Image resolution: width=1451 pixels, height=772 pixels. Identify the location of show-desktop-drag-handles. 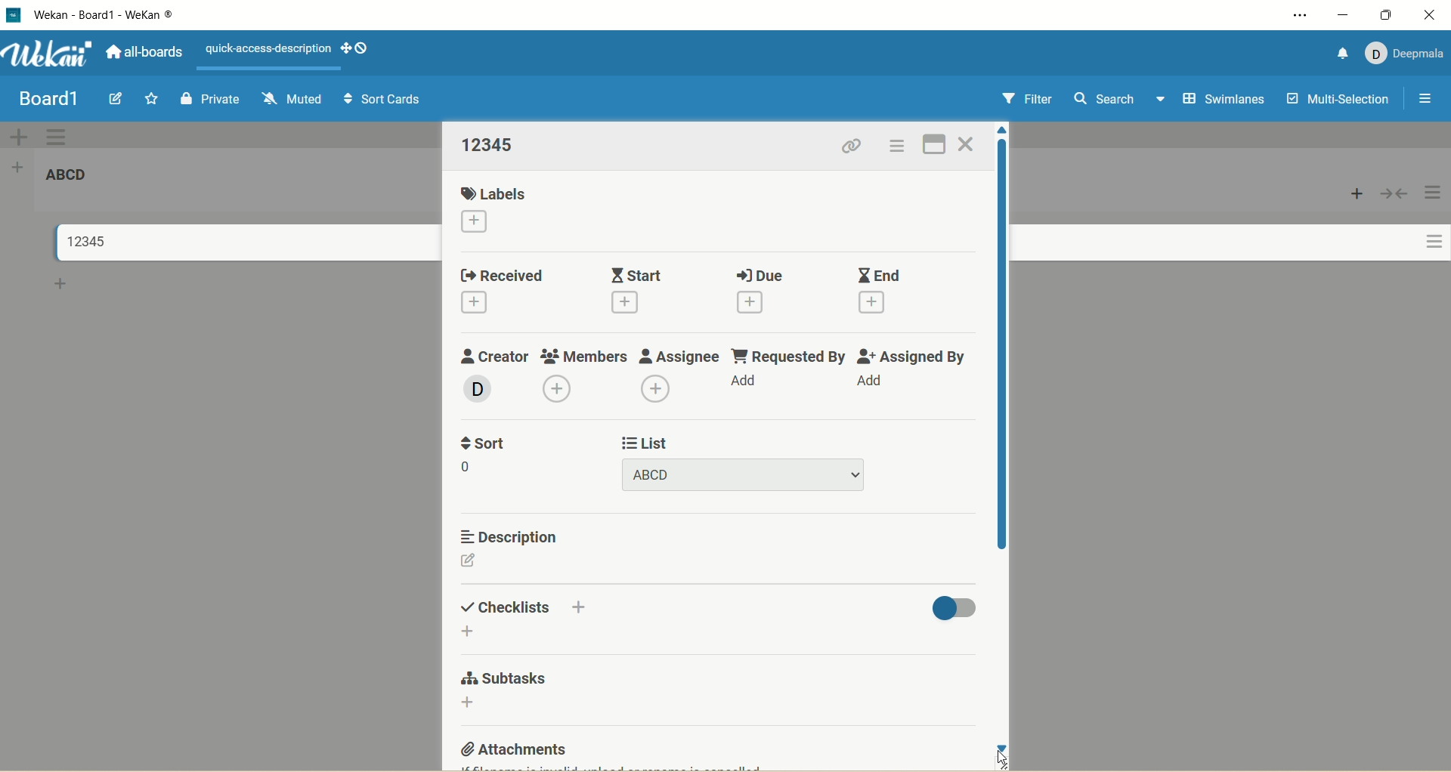
(342, 46).